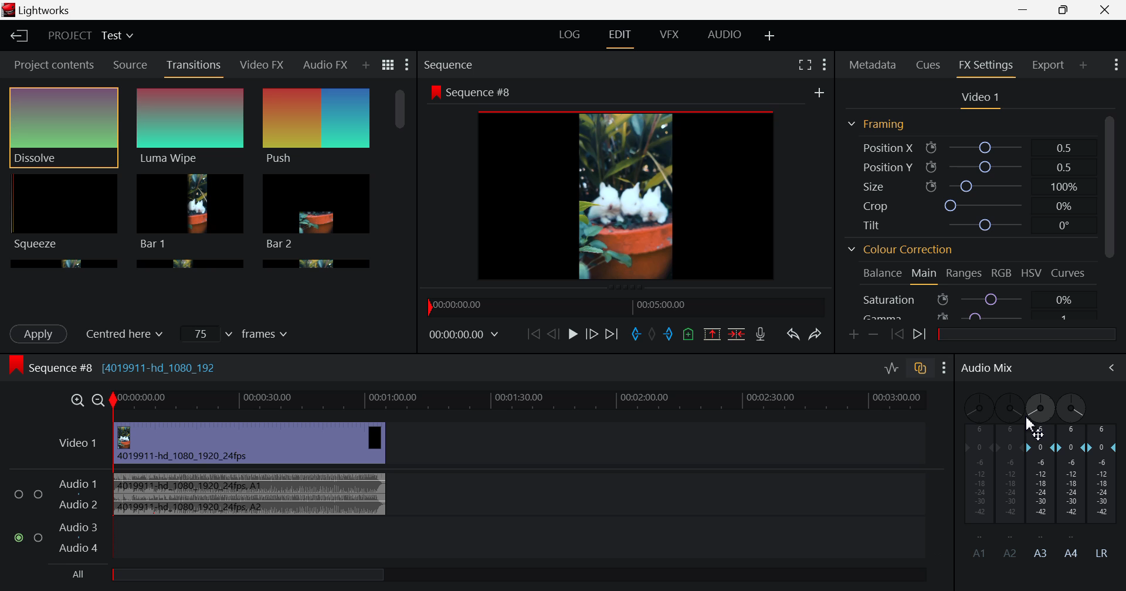 The width and height of the screenshot is (1126, 591). Describe the element at coordinates (191, 127) in the screenshot. I see `Luma Wipe` at that location.